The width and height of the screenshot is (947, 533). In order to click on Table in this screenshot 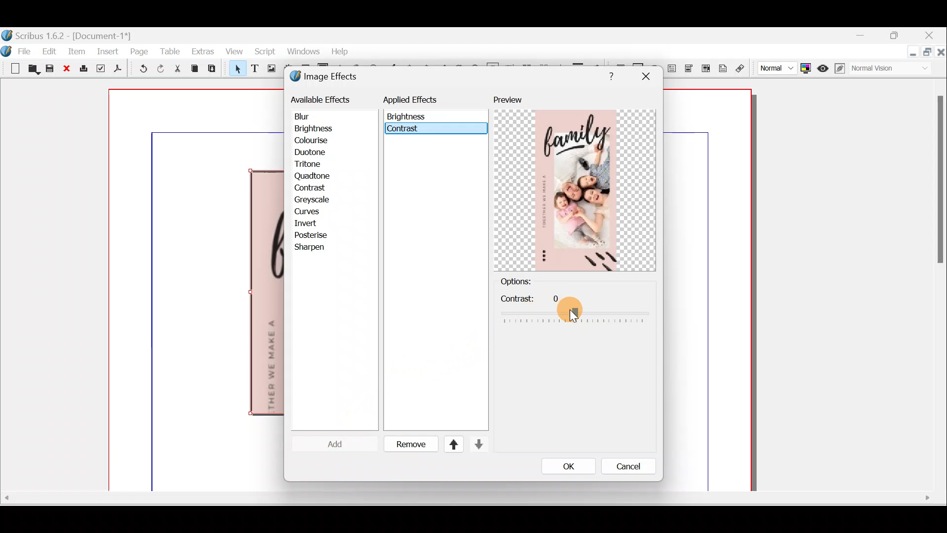, I will do `click(170, 51)`.